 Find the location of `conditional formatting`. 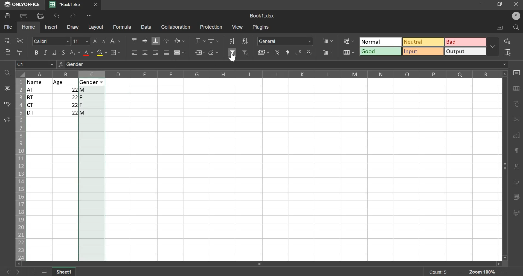

conditional formatting is located at coordinates (348, 40).